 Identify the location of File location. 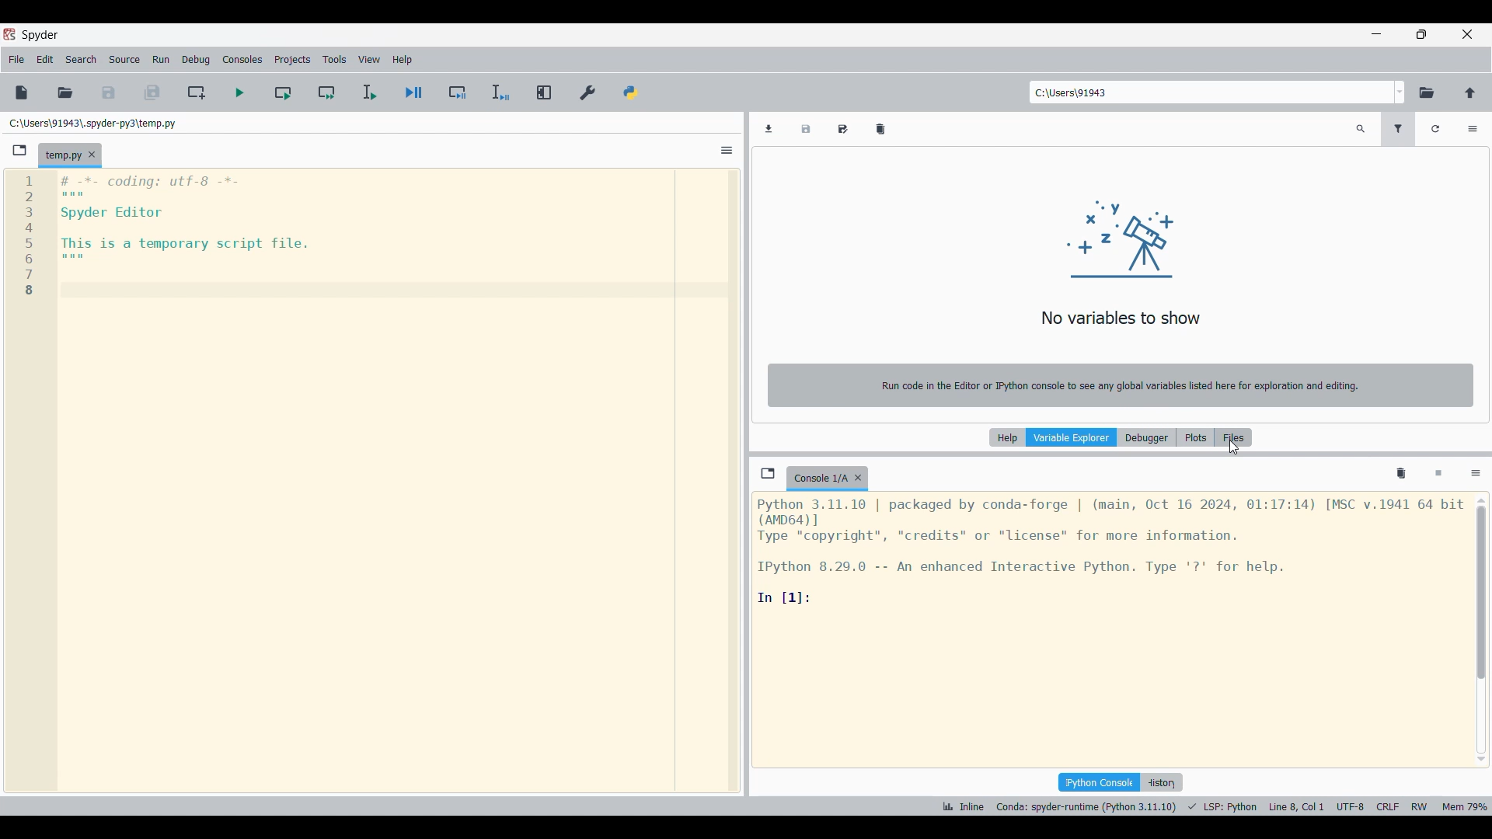
(93, 124).